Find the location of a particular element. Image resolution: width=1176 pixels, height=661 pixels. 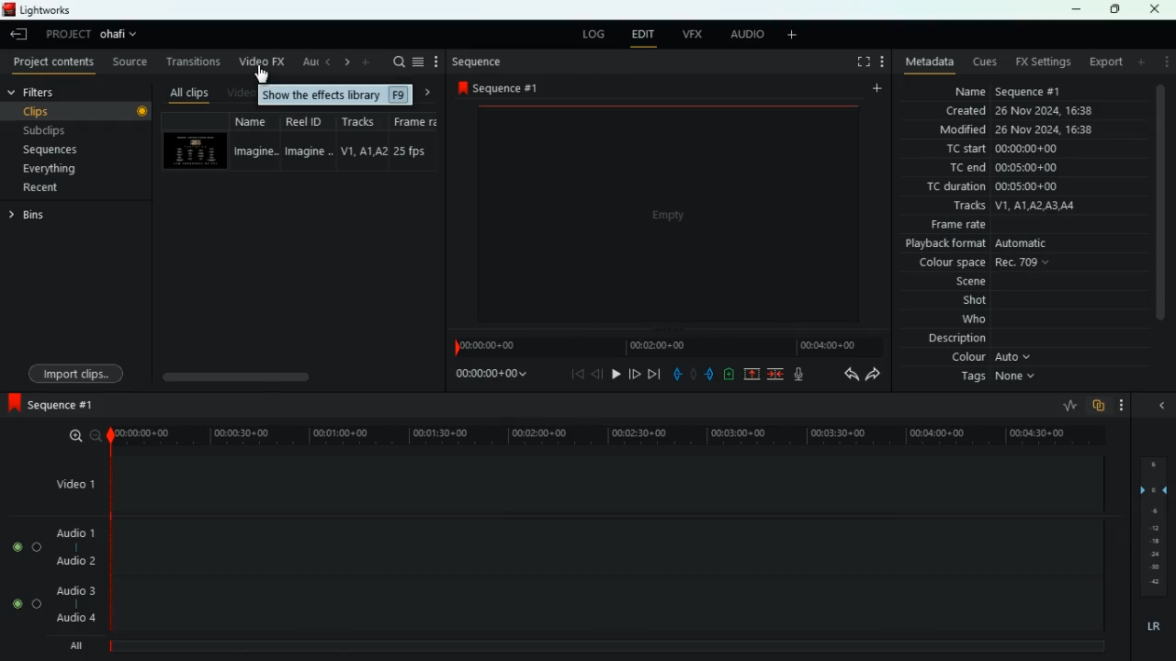

back is located at coordinates (579, 375).